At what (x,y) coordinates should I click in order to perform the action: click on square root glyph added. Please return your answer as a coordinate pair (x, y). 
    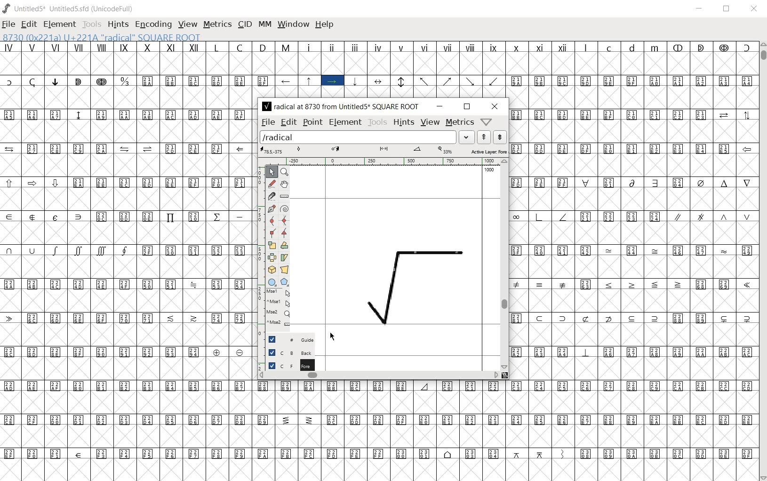
    Looking at the image, I should click on (416, 283).